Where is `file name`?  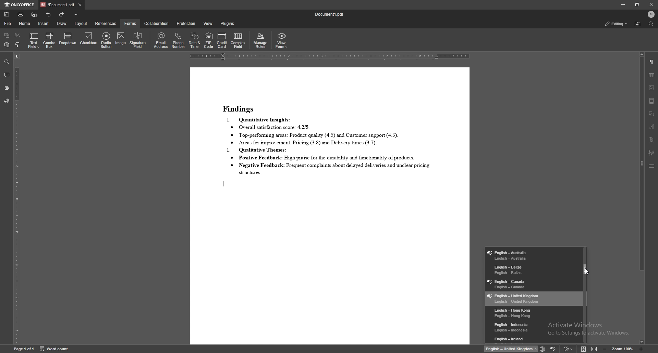
file name is located at coordinates (330, 15).